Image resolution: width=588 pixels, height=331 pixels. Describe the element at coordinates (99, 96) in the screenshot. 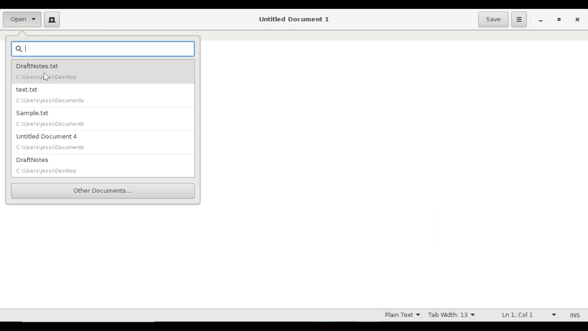

I see `text.txt` at that location.